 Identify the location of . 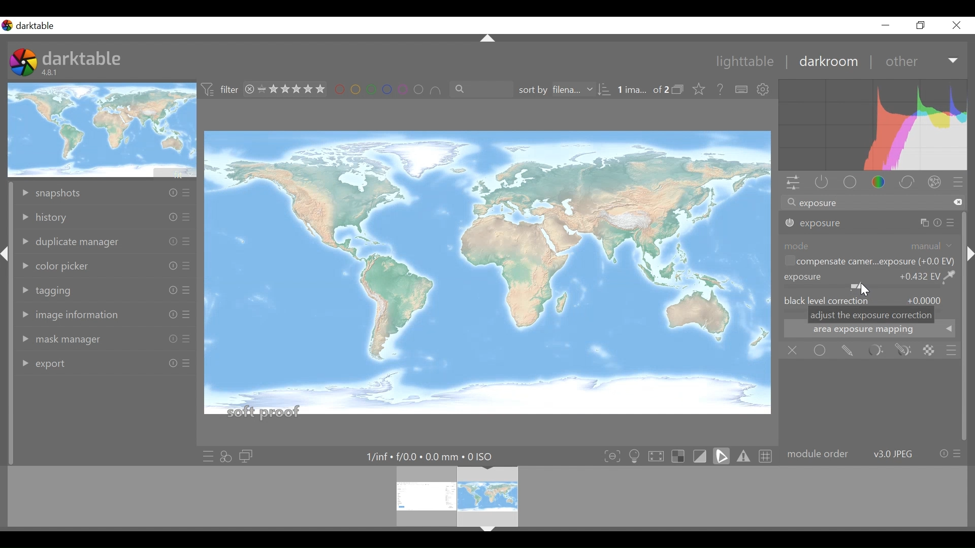
(187, 242).